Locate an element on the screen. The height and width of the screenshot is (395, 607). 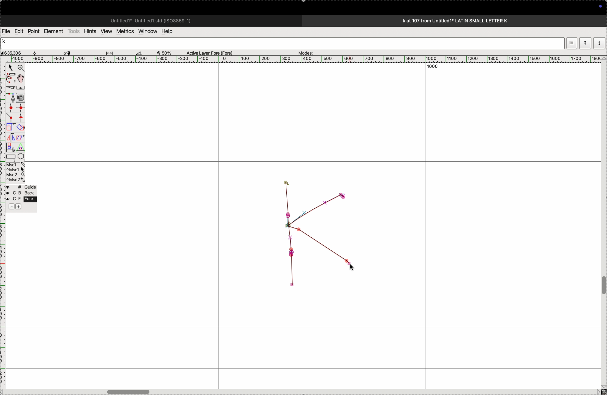
rectangle is located at coordinates (9, 156).